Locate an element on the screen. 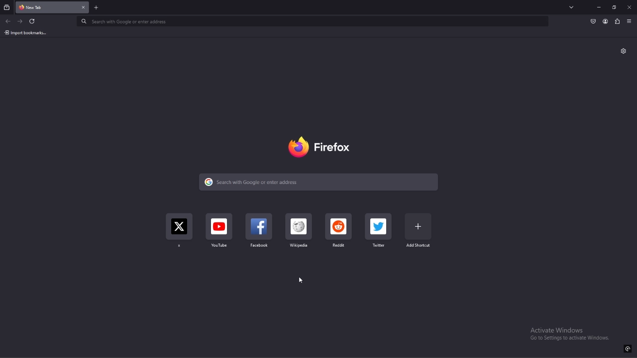  icon is located at coordinates (628, 349).